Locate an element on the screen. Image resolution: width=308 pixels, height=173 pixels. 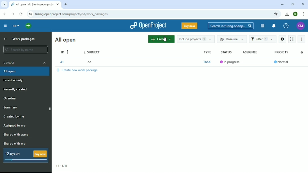
ID is located at coordinates (65, 52).